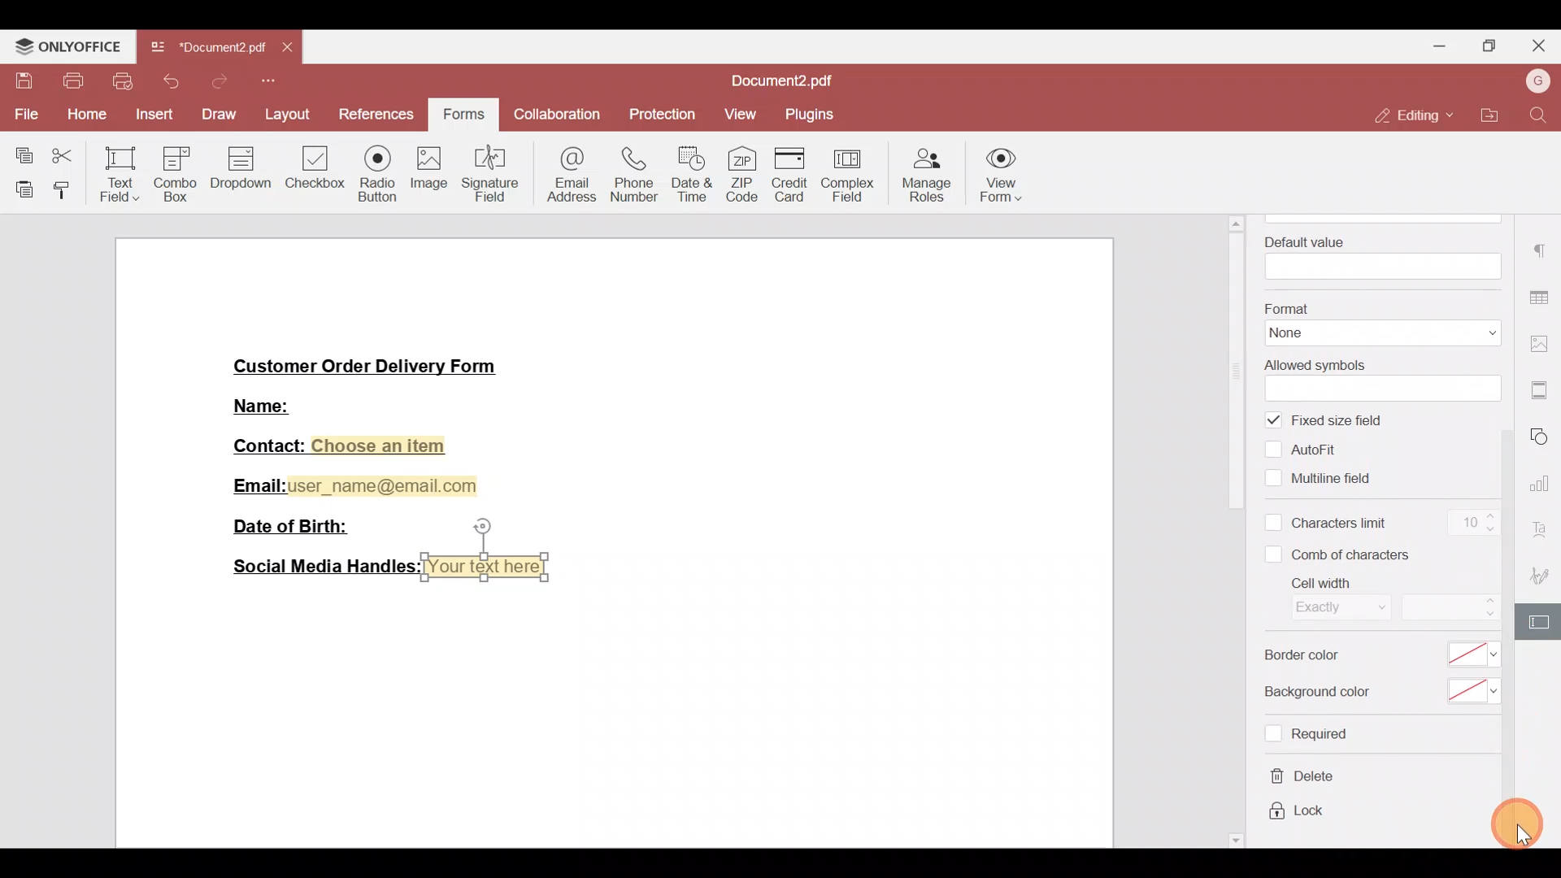 The width and height of the screenshot is (1561, 878). I want to click on Radio button, so click(372, 171).